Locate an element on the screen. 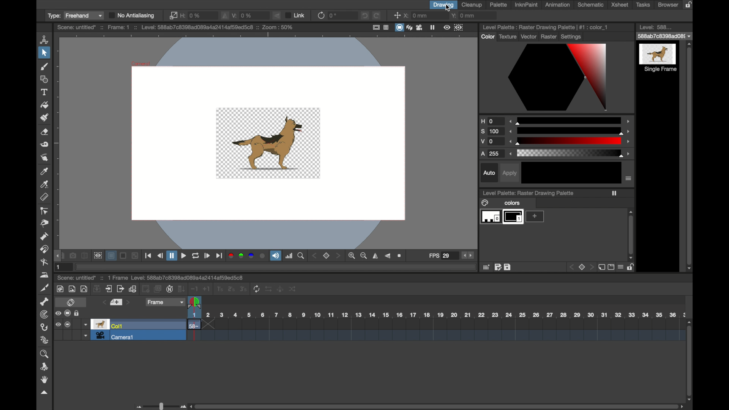  color is located at coordinates (485, 38).